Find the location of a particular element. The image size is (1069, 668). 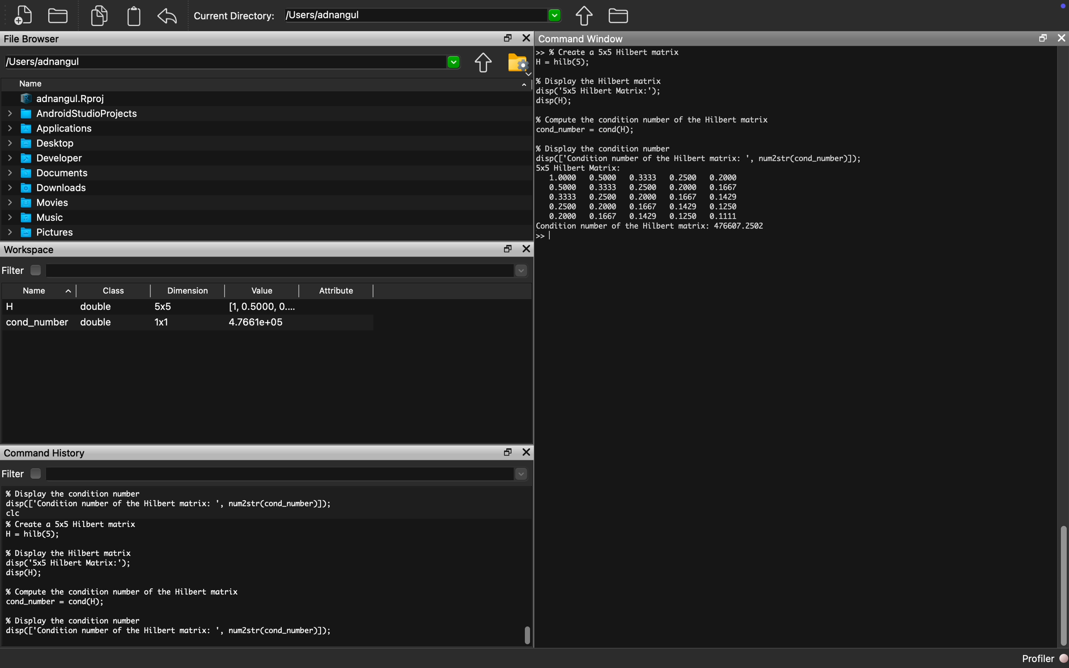

Copy is located at coordinates (99, 14).